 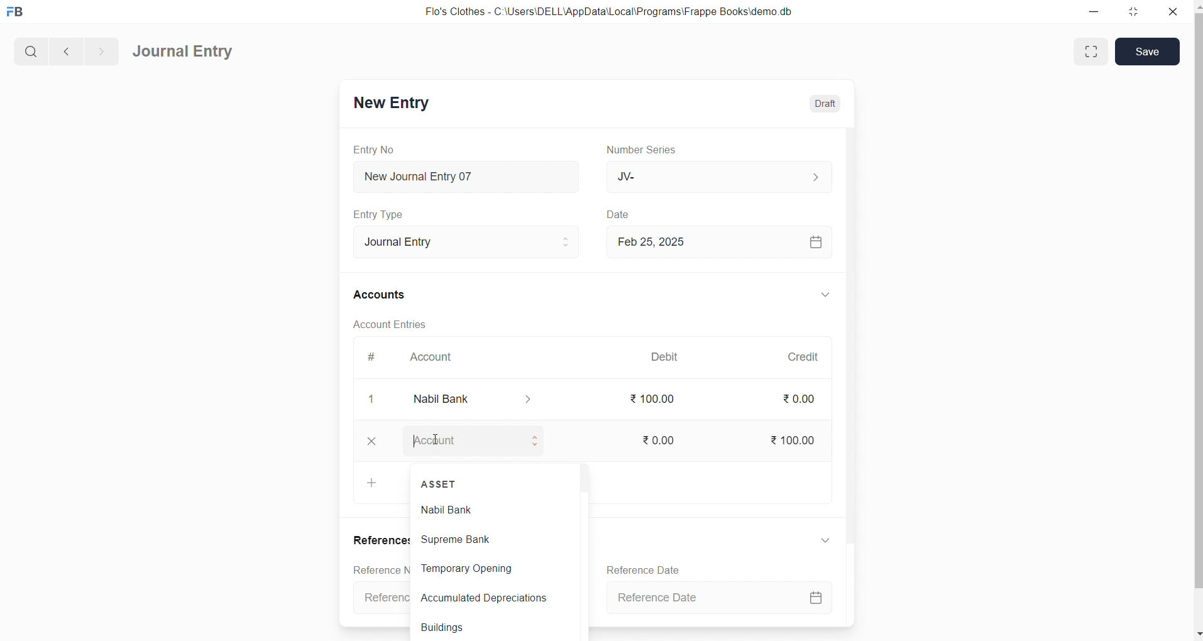 What do you see at coordinates (463, 240) in the screenshot?
I see `Journal Entry` at bounding box center [463, 240].